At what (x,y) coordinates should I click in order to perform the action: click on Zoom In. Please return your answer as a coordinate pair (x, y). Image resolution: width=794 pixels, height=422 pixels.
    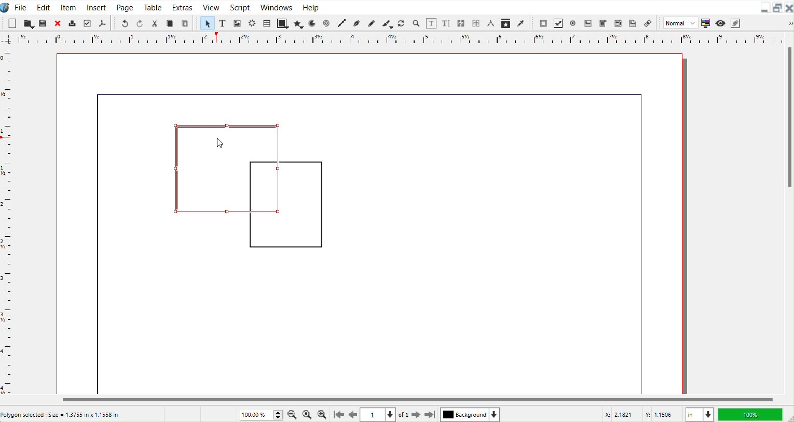
    Looking at the image, I should click on (323, 415).